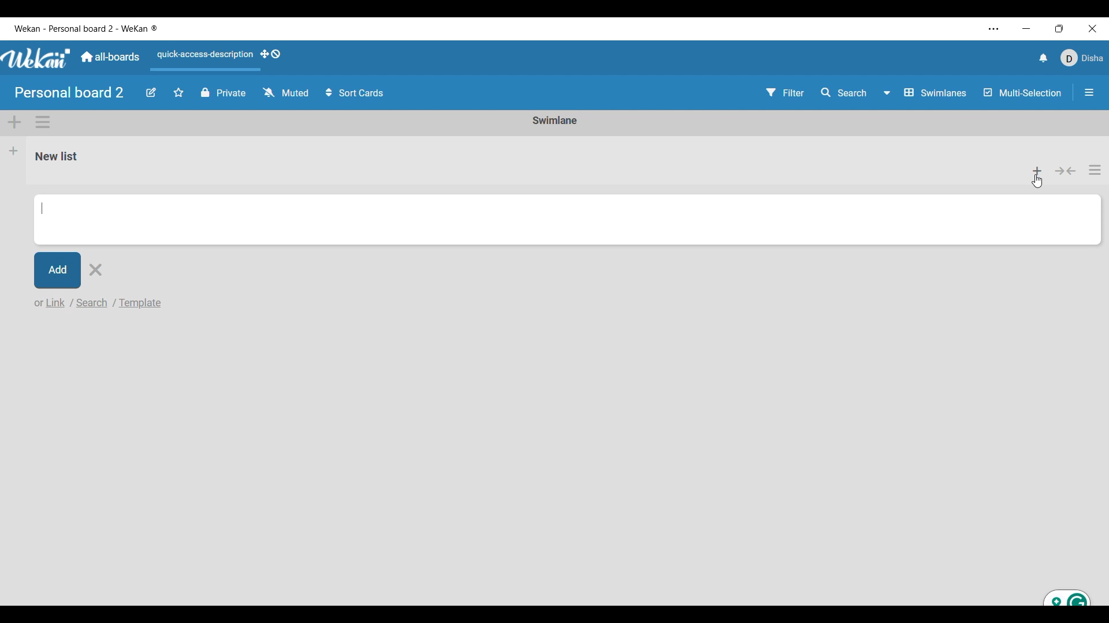  What do you see at coordinates (141, 303) in the screenshot?
I see `Search template` at bounding box center [141, 303].